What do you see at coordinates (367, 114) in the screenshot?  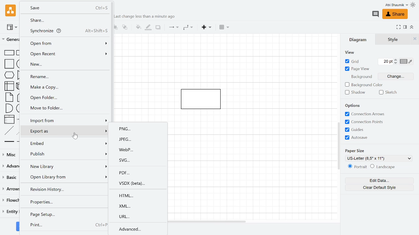 I see `Connection arrows` at bounding box center [367, 114].